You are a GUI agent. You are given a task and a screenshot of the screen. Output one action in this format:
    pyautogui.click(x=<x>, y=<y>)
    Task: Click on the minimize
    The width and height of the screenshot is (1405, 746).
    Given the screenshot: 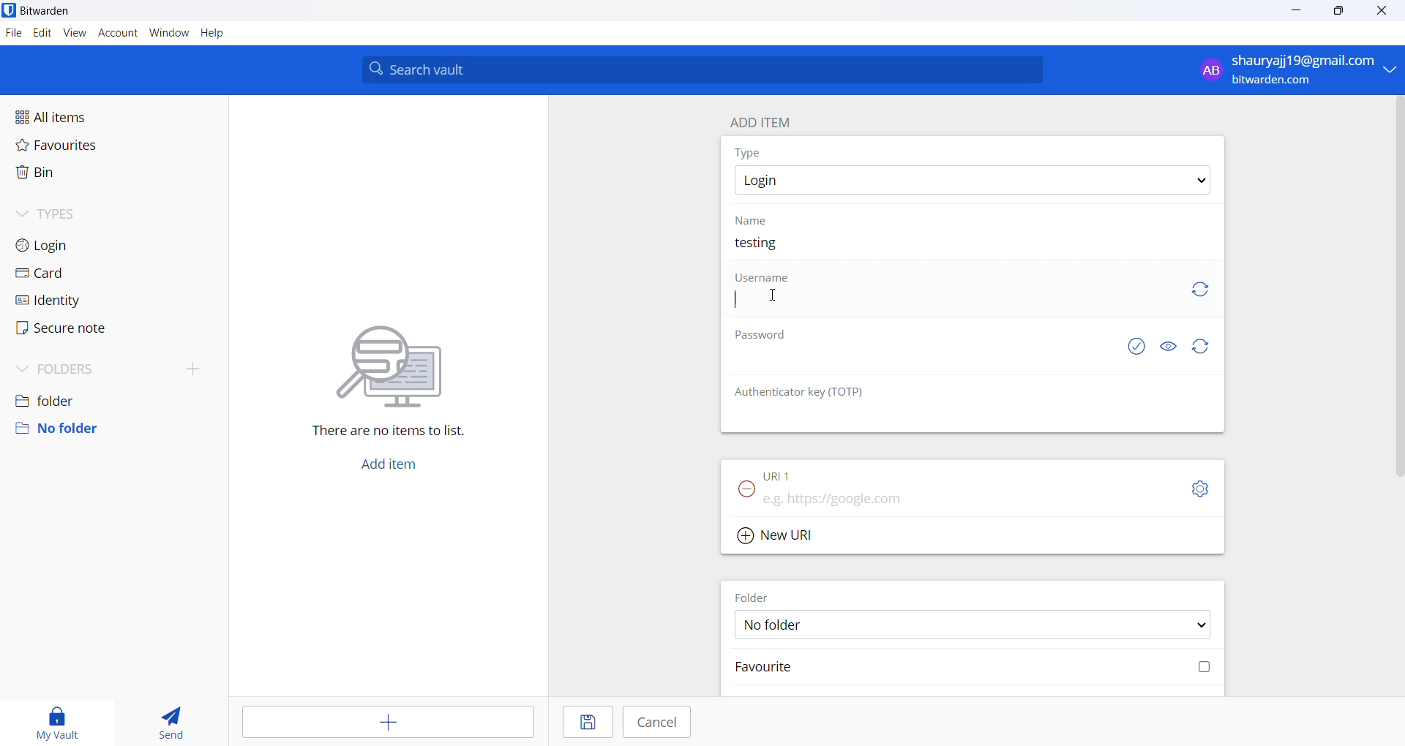 What is the action you would take?
    pyautogui.click(x=1297, y=11)
    